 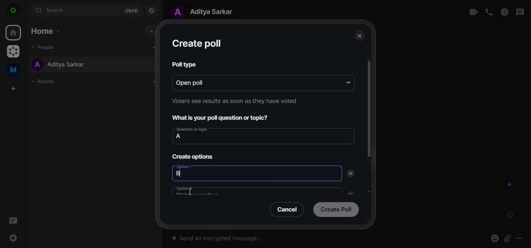 What do you see at coordinates (510, 185) in the screenshot?
I see `message sent by ` at bounding box center [510, 185].